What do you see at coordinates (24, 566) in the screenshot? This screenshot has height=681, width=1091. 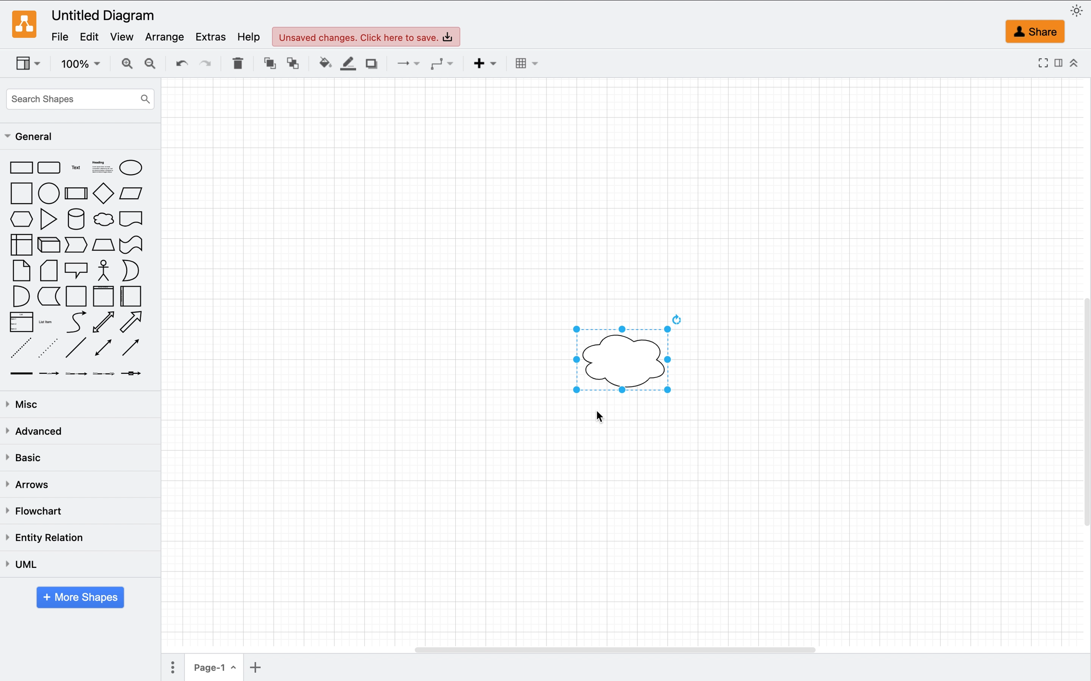 I see `uml` at bounding box center [24, 566].